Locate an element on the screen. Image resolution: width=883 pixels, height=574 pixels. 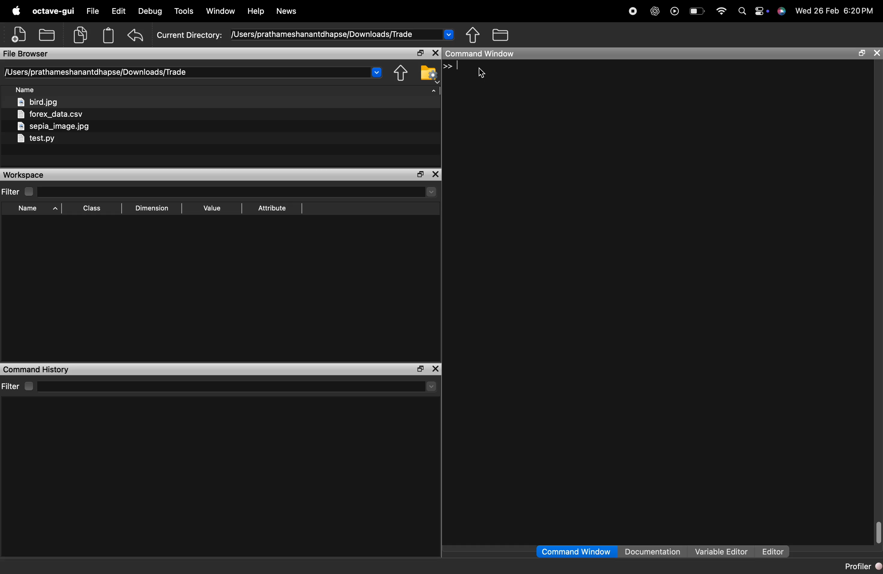
Go back is located at coordinates (473, 35).